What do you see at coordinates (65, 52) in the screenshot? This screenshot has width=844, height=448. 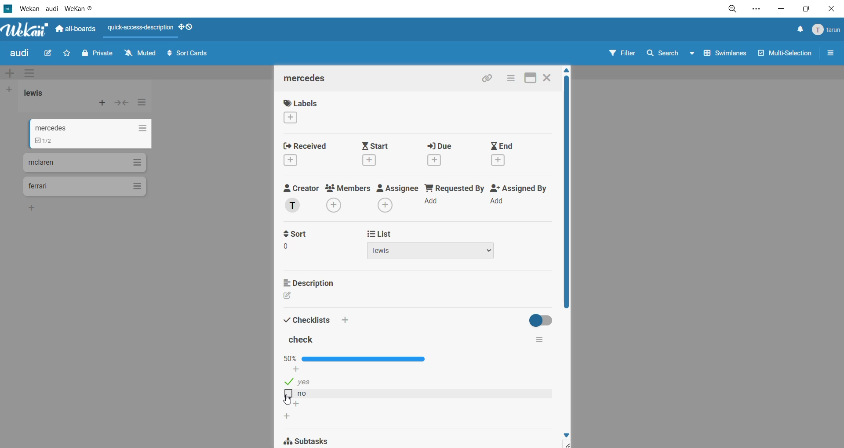 I see `star` at bounding box center [65, 52].